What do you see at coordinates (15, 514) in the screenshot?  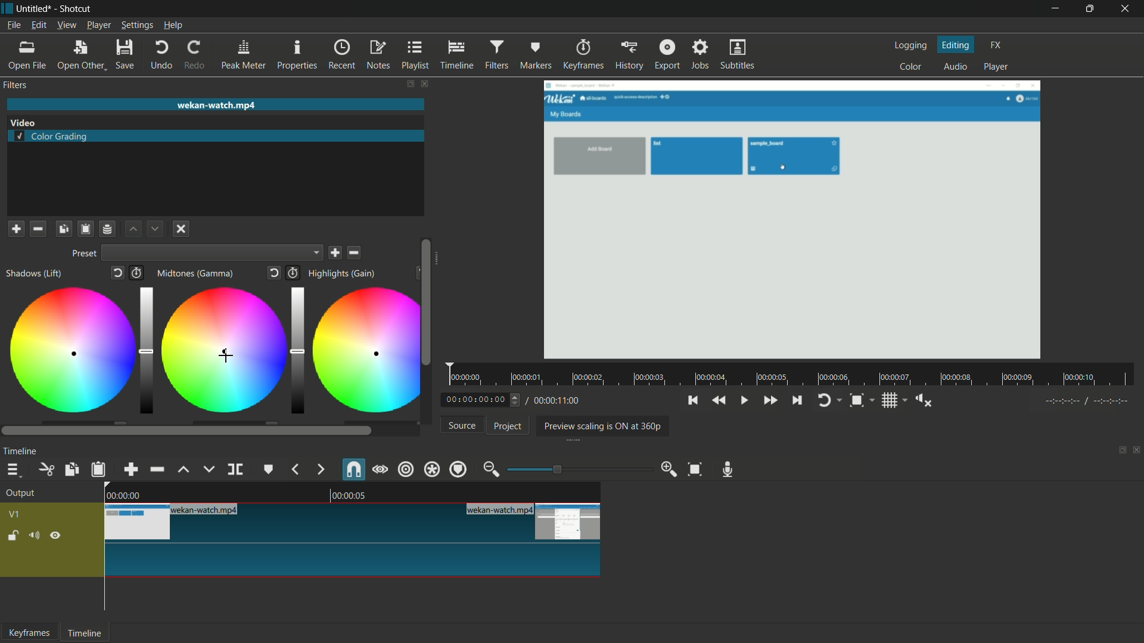 I see `v1` at bounding box center [15, 514].